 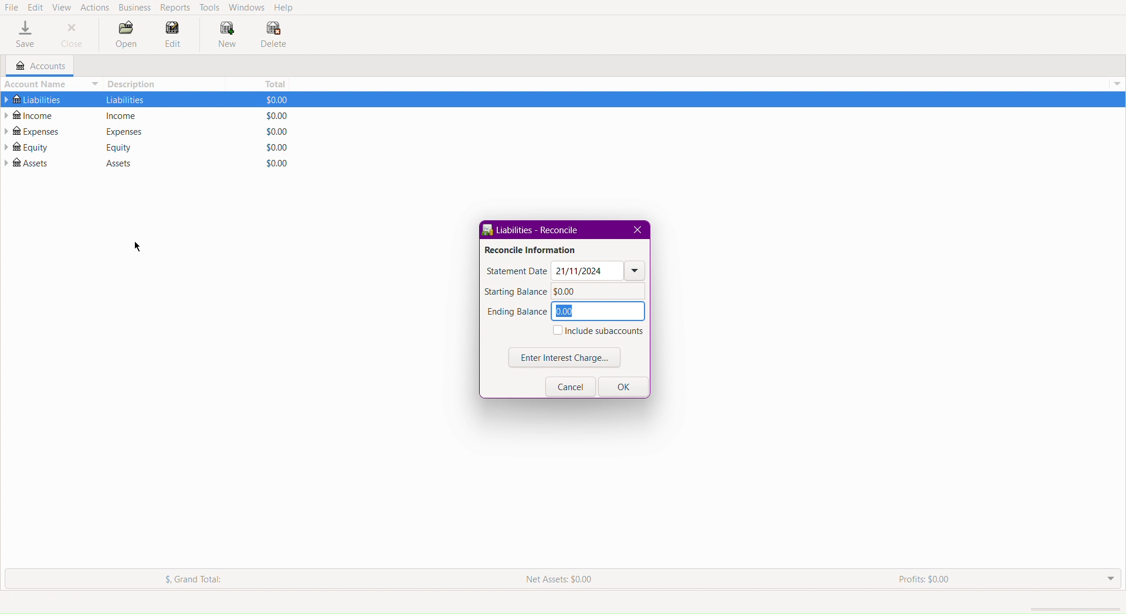 I want to click on Income, so click(x=30, y=115).